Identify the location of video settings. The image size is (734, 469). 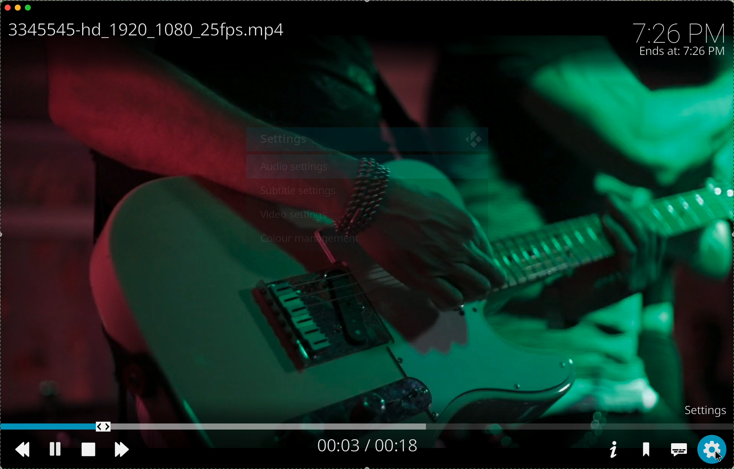
(287, 213).